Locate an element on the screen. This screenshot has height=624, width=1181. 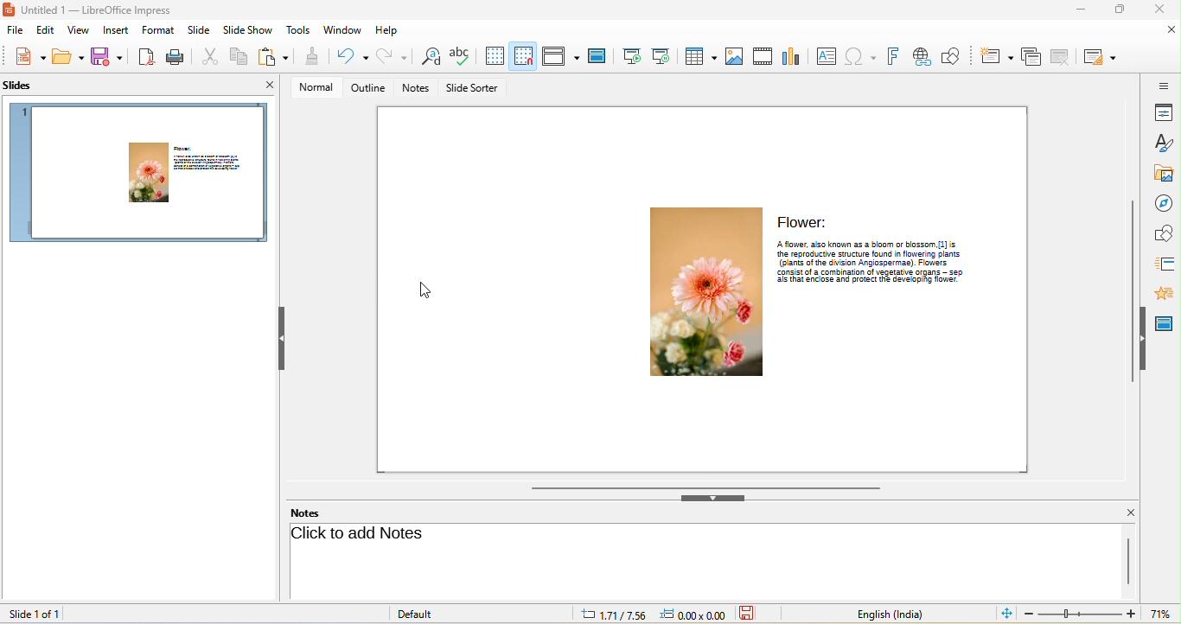
1.71/7.56 is located at coordinates (612, 614).